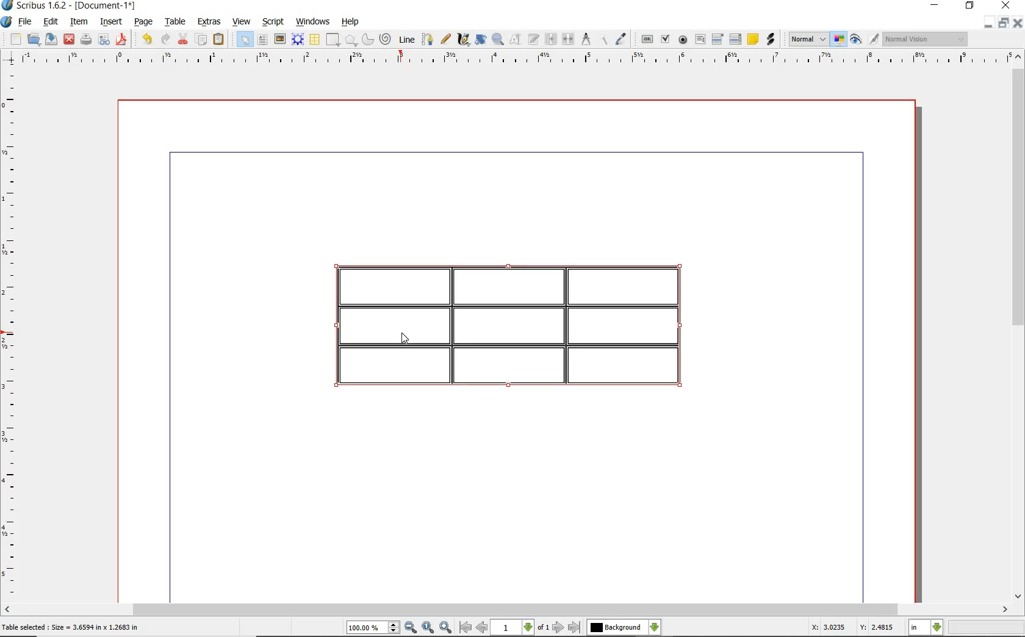 The height and width of the screenshot is (637, 1025). What do you see at coordinates (851, 627) in the screenshot?
I see `X: 3.0235 Y: 2.4815` at bounding box center [851, 627].